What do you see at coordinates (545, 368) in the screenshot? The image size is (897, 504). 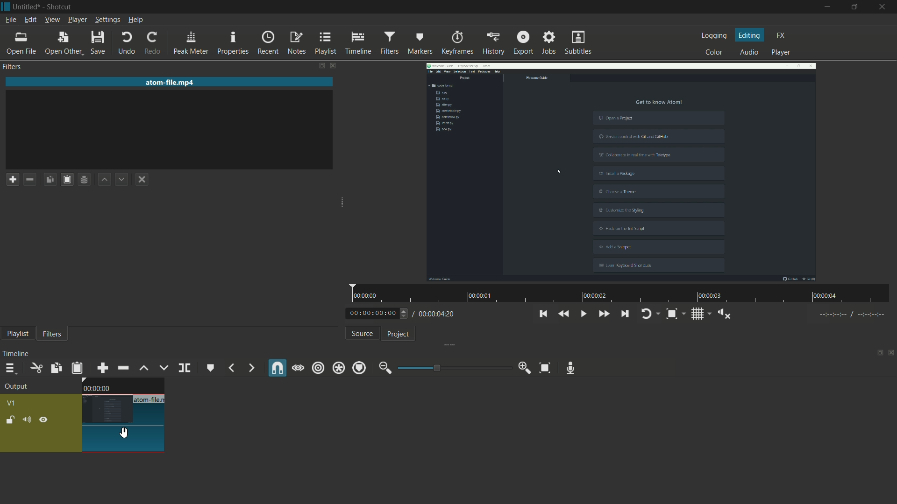 I see `zoom timeline to fit` at bounding box center [545, 368].